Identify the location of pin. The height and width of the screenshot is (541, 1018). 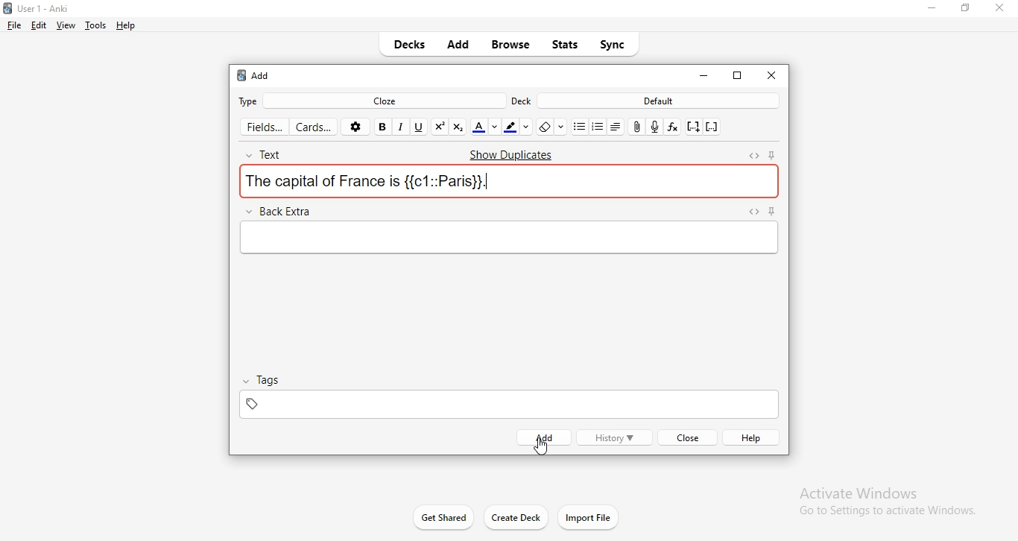
(776, 154).